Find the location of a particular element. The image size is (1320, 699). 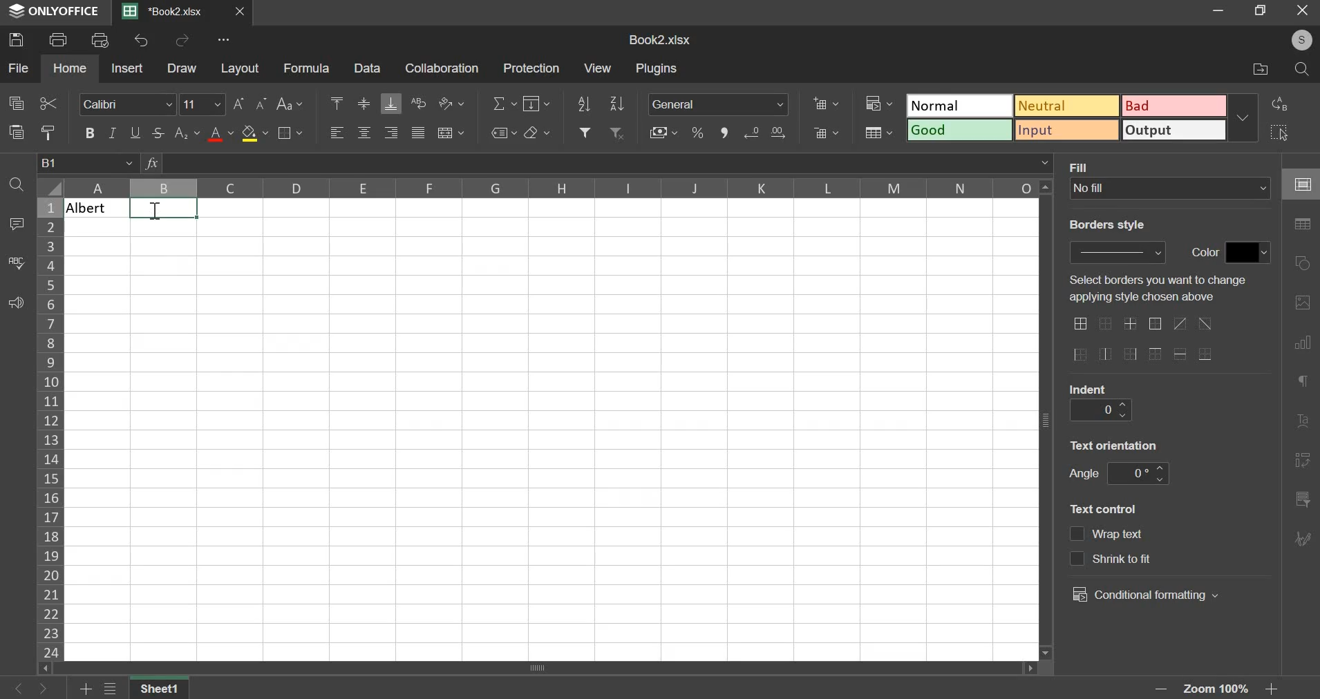

zoom is located at coordinates (1123, 687).